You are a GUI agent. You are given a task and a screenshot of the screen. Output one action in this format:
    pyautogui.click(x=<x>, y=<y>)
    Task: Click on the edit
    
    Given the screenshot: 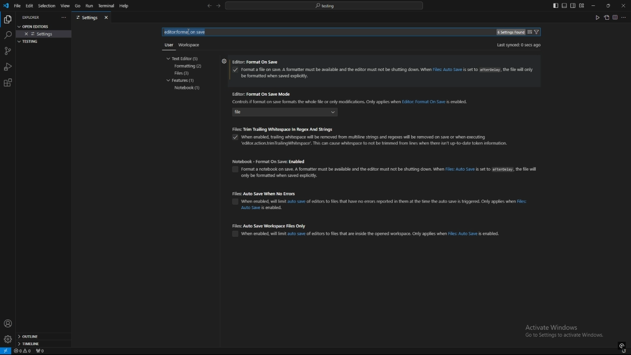 What is the action you would take?
    pyautogui.click(x=30, y=5)
    